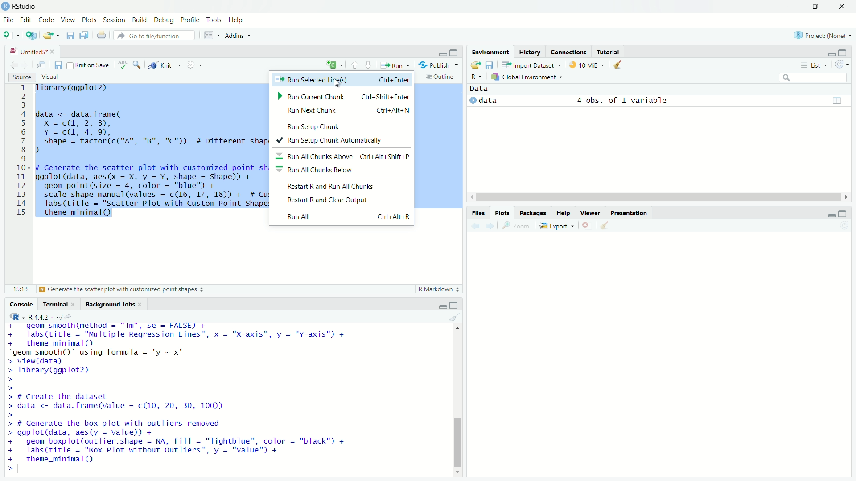 This screenshot has width=856, height=481. I want to click on Zoom, so click(515, 226).